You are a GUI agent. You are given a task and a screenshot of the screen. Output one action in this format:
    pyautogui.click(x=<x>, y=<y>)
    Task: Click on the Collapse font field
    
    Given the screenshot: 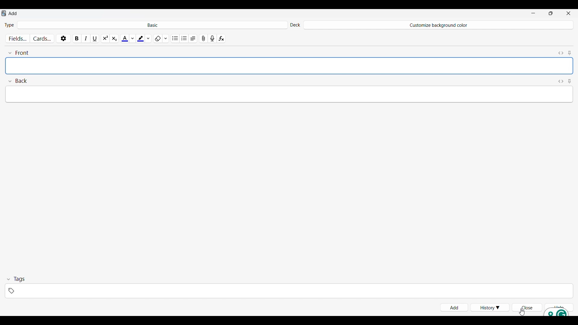 What is the action you would take?
    pyautogui.click(x=18, y=52)
    